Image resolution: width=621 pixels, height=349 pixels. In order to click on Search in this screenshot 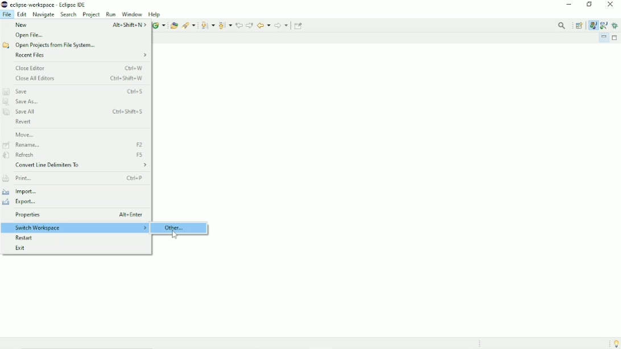, I will do `click(189, 24)`.